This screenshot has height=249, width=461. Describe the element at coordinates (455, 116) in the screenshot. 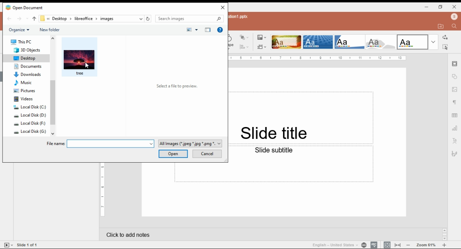

I see `table  settings` at that location.